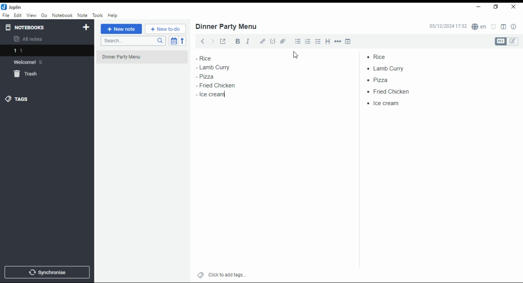 Image resolution: width=523 pixels, height=283 pixels. What do you see at coordinates (348, 41) in the screenshot?
I see `insert time` at bounding box center [348, 41].